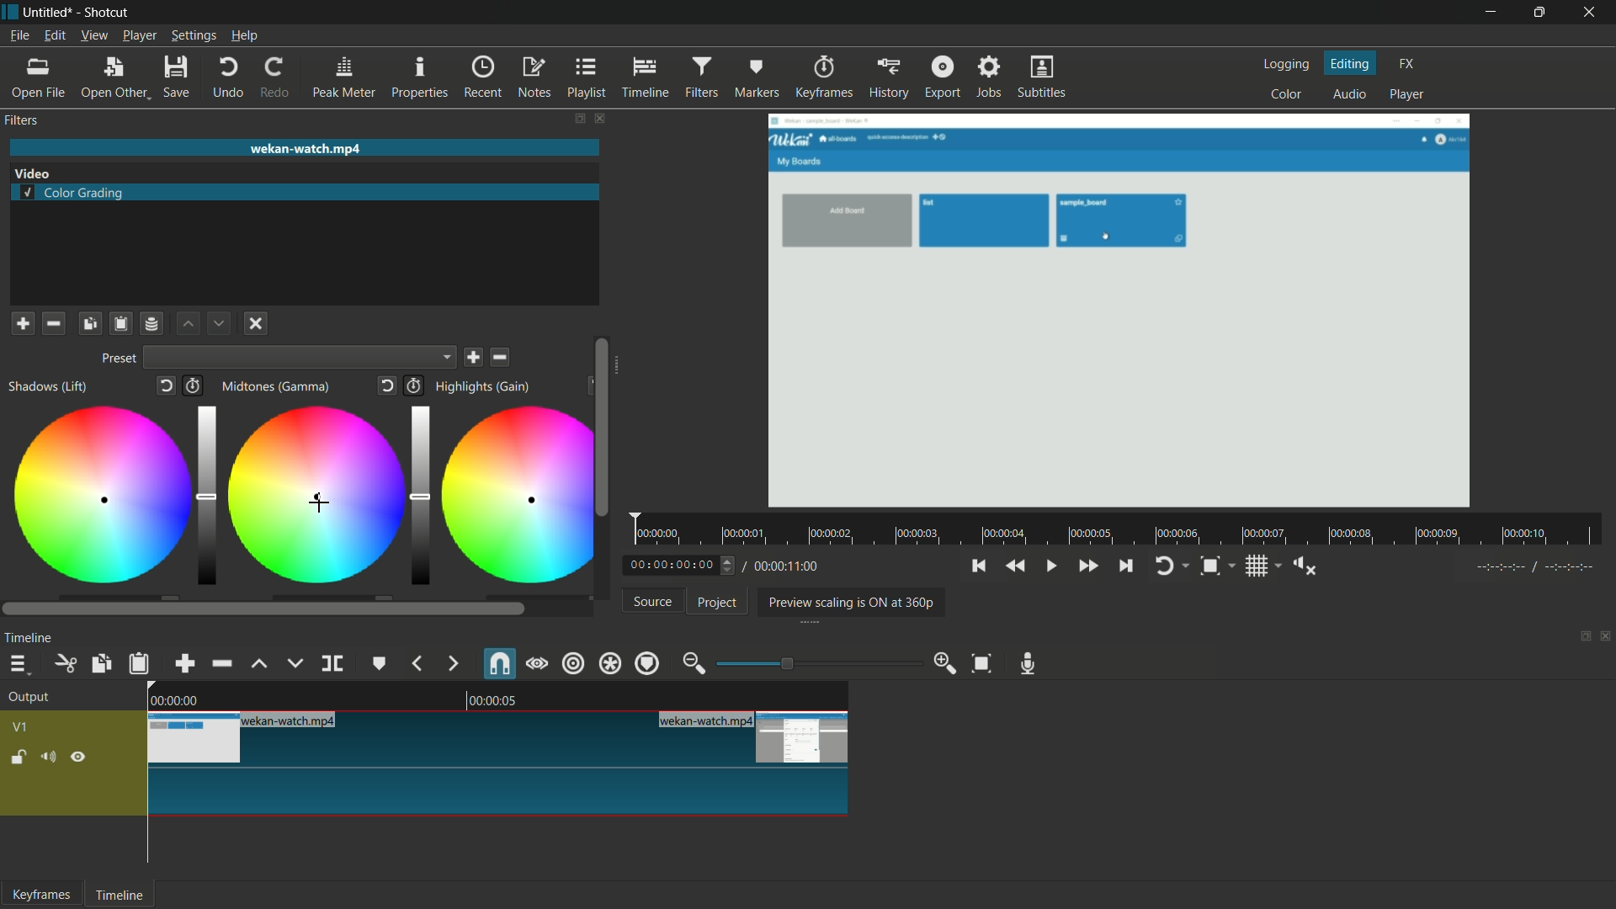 Image resolution: width=1616 pixels, height=909 pixels. What do you see at coordinates (1541, 13) in the screenshot?
I see `maximize` at bounding box center [1541, 13].